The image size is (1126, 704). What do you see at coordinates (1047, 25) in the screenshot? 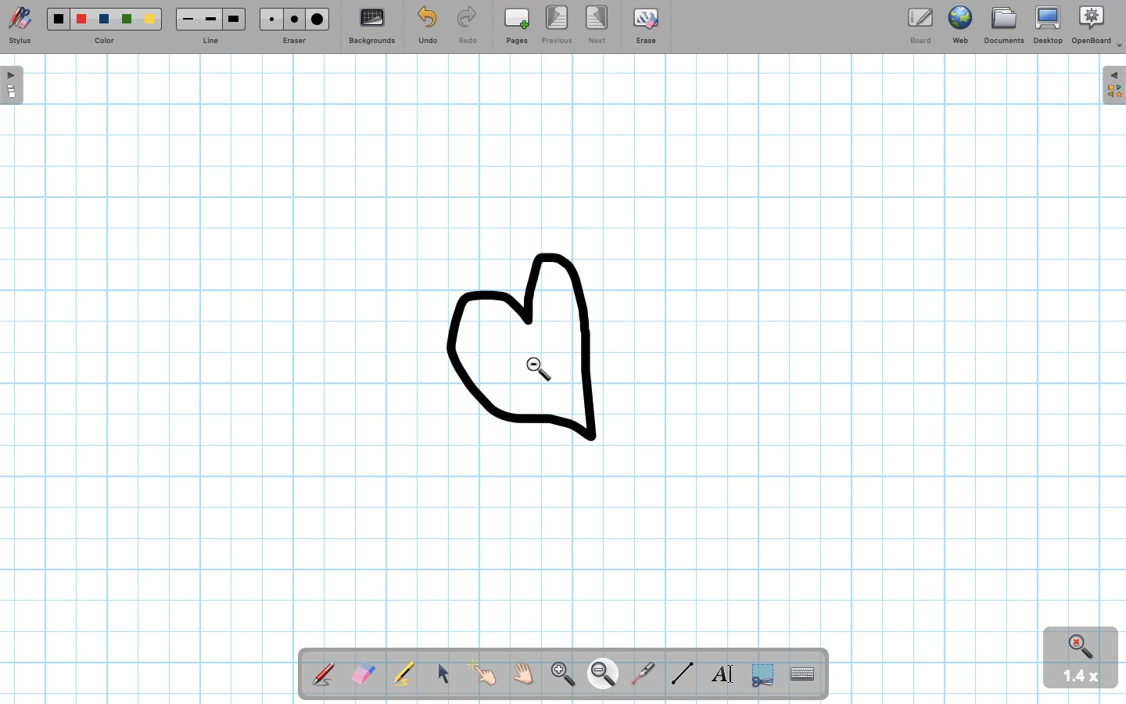
I see `Desktop` at bounding box center [1047, 25].